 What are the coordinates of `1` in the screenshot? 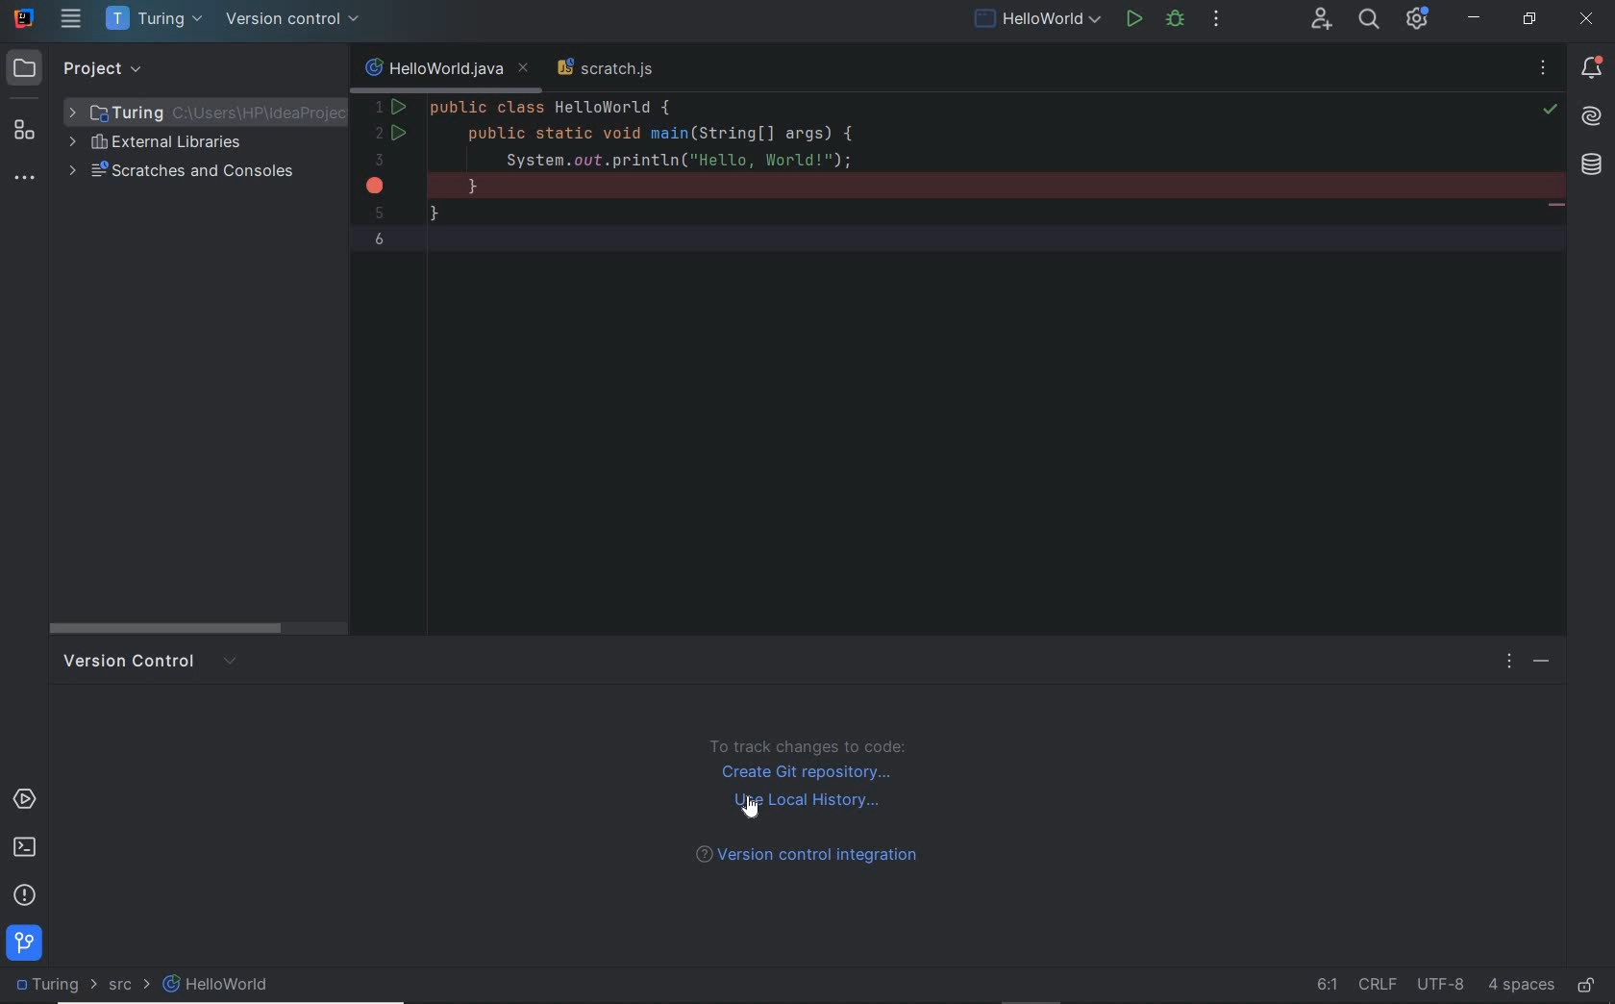 It's located at (379, 108).